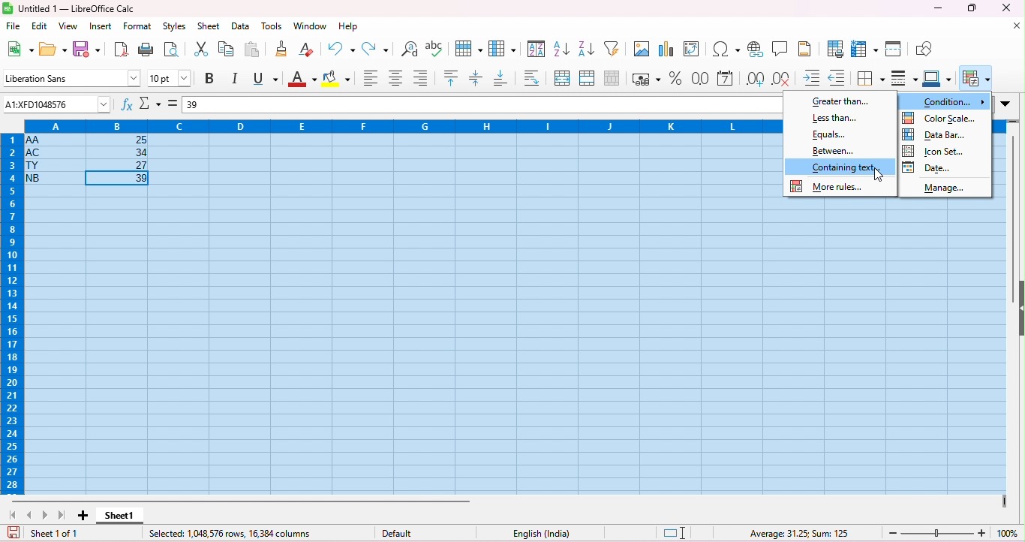 The image size is (1025, 542). Describe the element at coordinates (20, 48) in the screenshot. I see `new` at that location.